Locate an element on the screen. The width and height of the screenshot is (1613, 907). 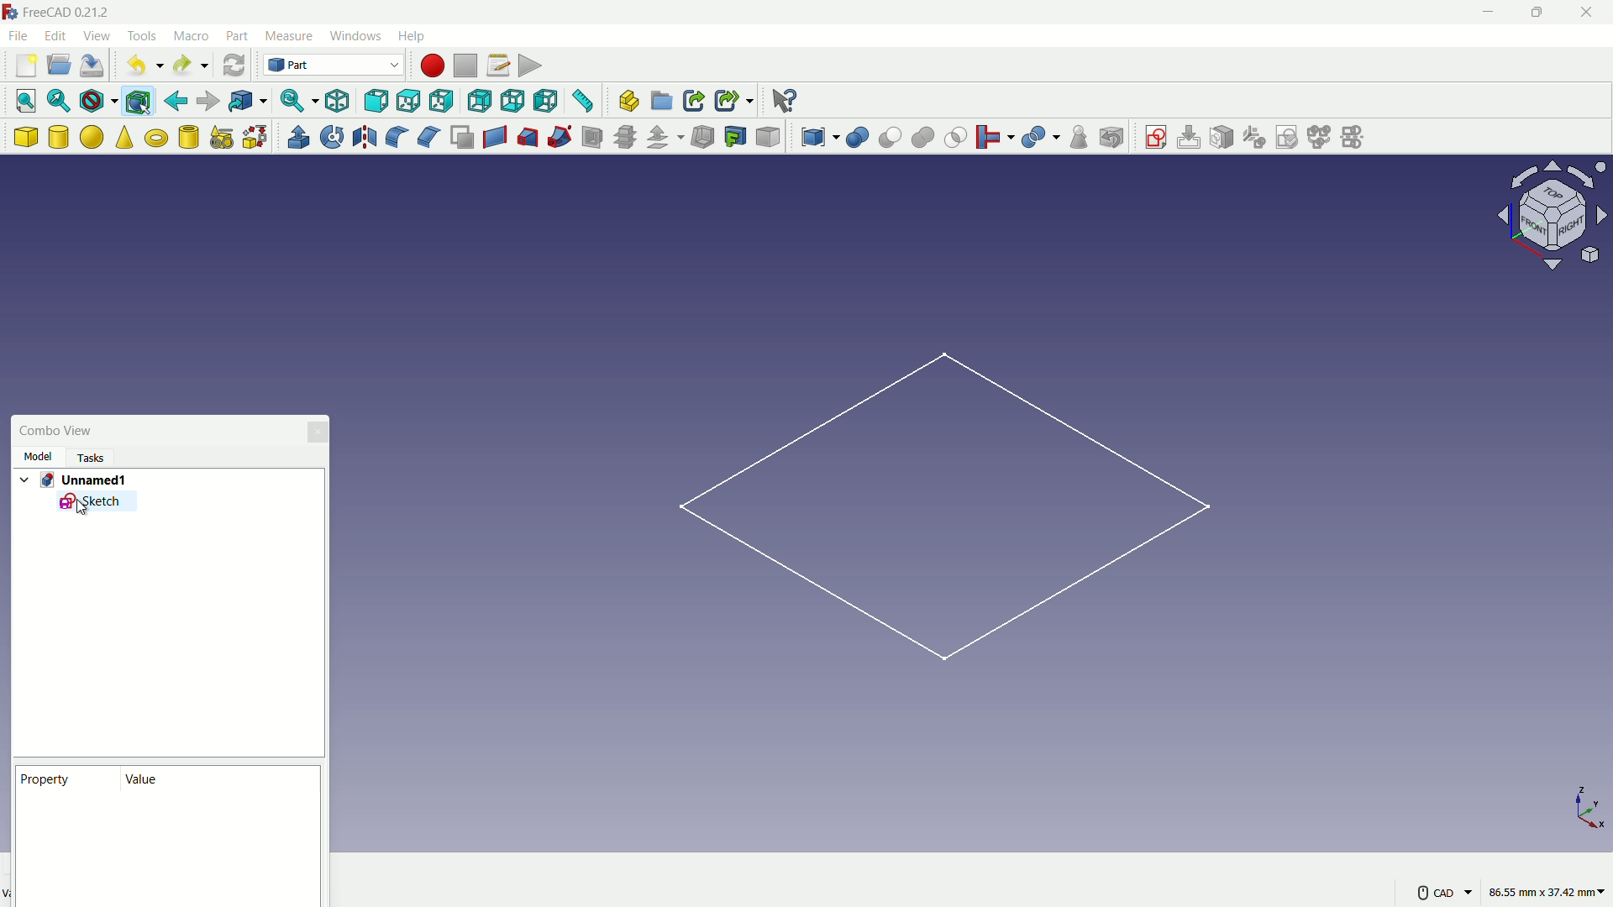
rotate  direction is located at coordinates (1557, 214).